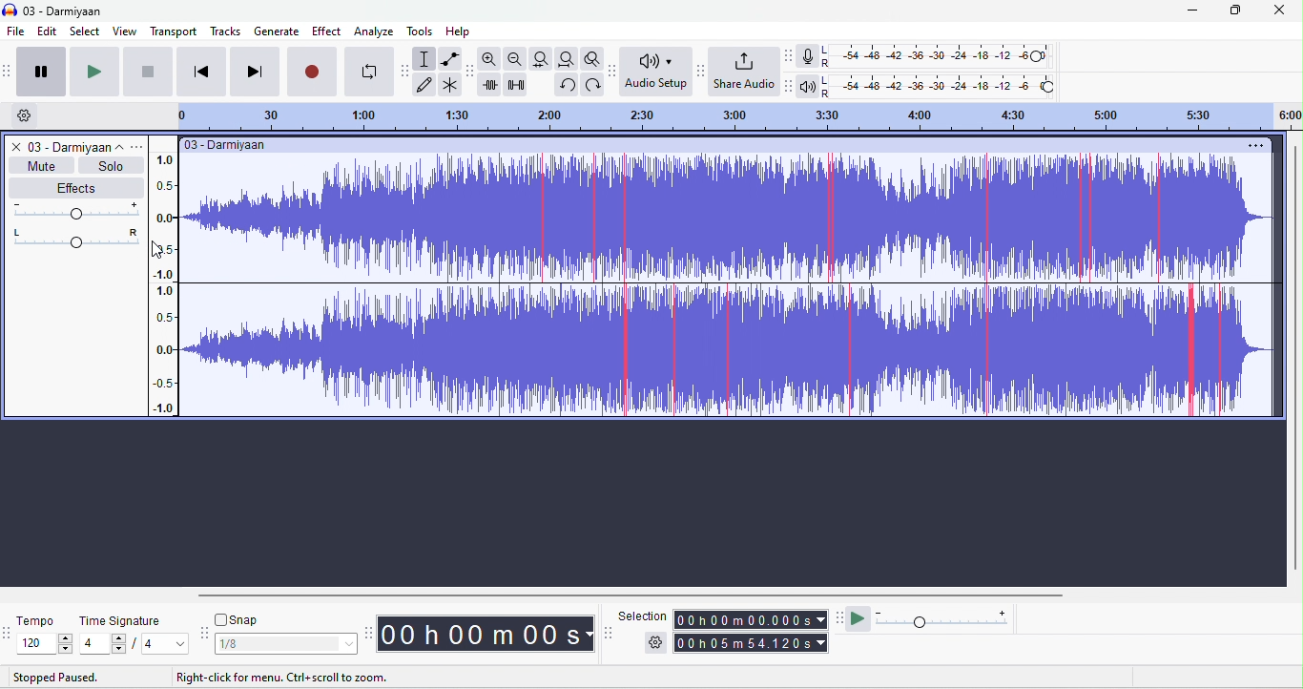 The width and height of the screenshot is (1303, 689). I want to click on select snapping, so click(287, 644).